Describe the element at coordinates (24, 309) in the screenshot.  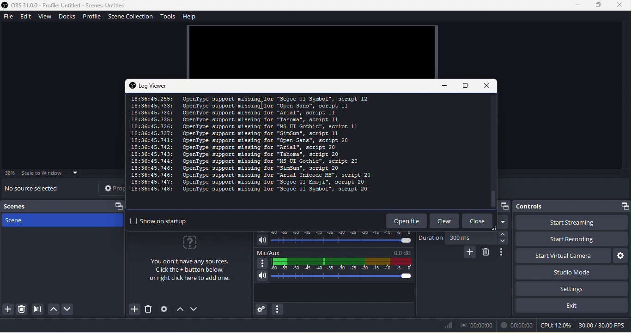
I see `remove selected scene` at that location.